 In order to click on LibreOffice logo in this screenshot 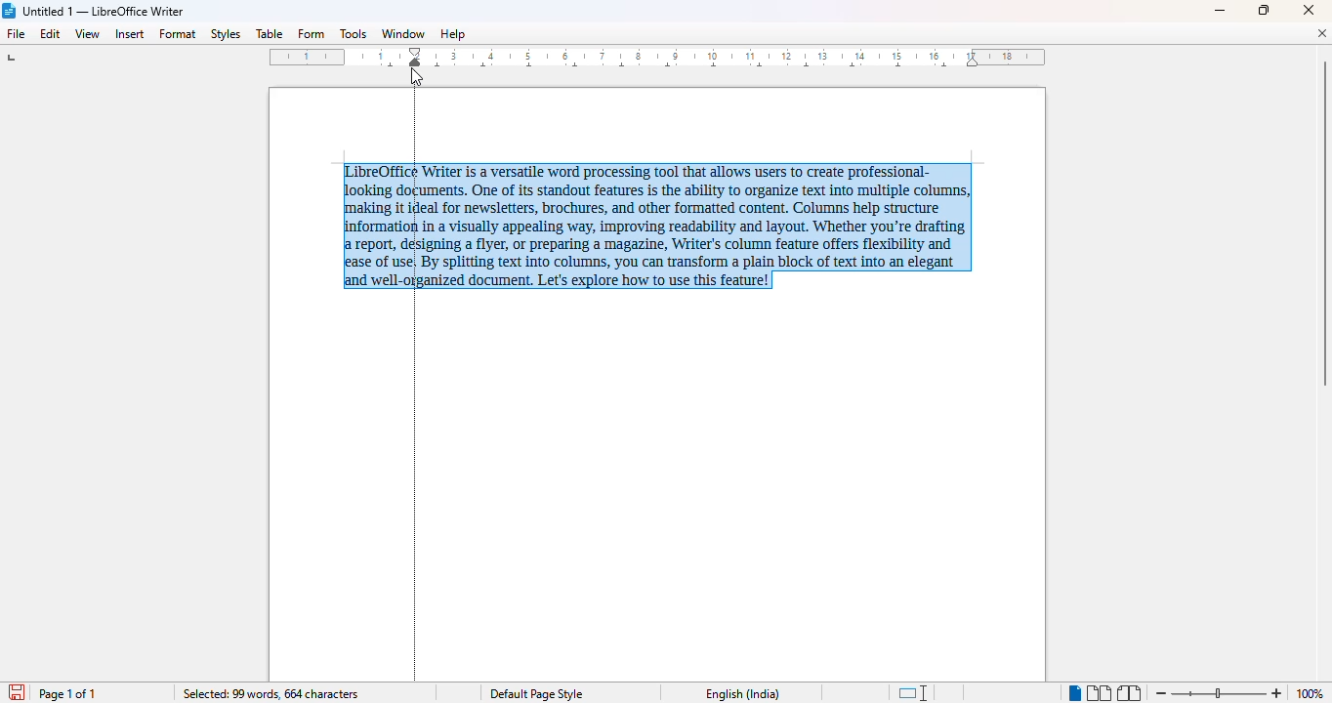, I will do `click(10, 11)`.